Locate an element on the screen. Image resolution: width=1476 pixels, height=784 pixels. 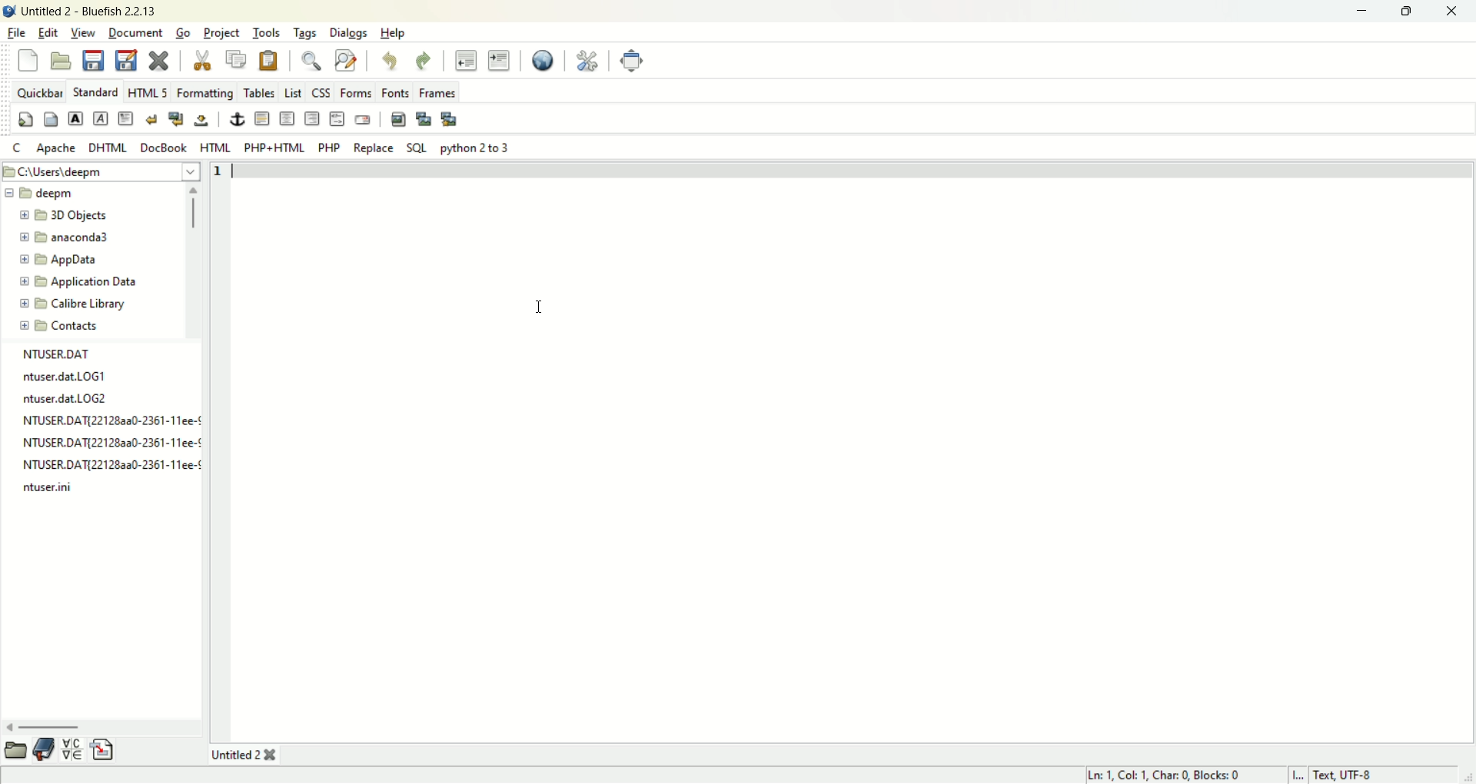
tables is located at coordinates (258, 92).